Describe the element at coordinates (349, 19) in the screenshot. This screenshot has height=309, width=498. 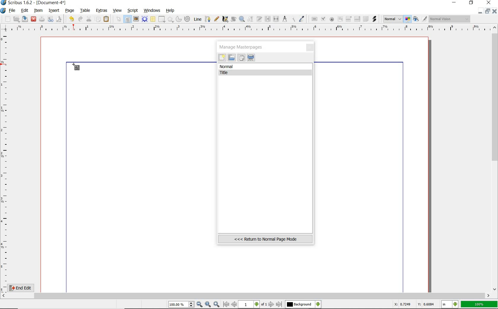
I see `pdf combo box` at that location.